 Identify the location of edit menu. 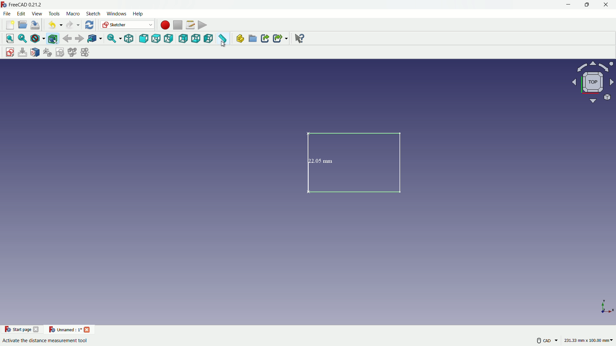
(21, 13).